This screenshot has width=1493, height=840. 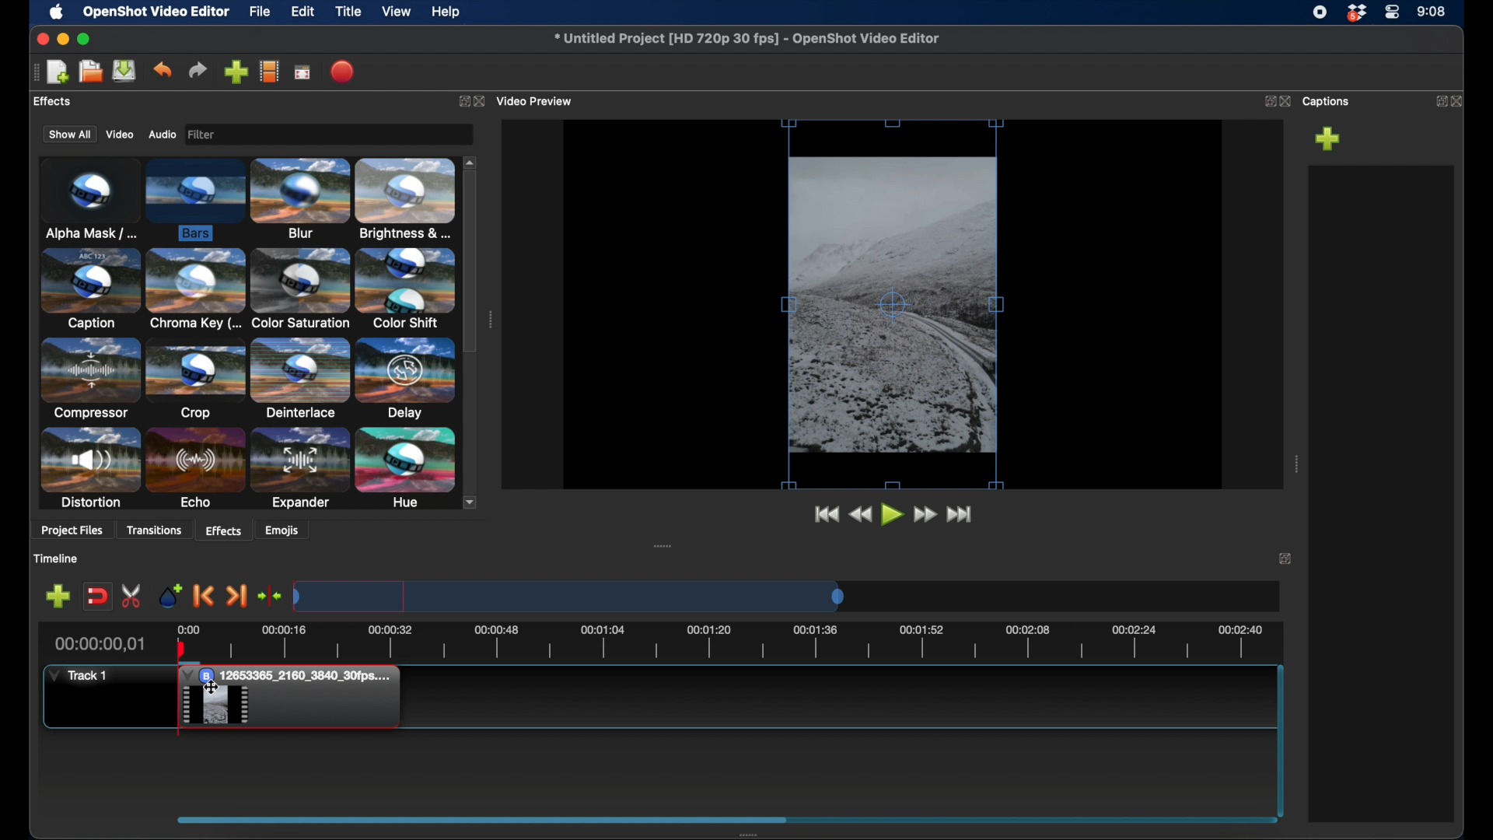 What do you see at coordinates (90, 289) in the screenshot?
I see `caption` at bounding box center [90, 289].